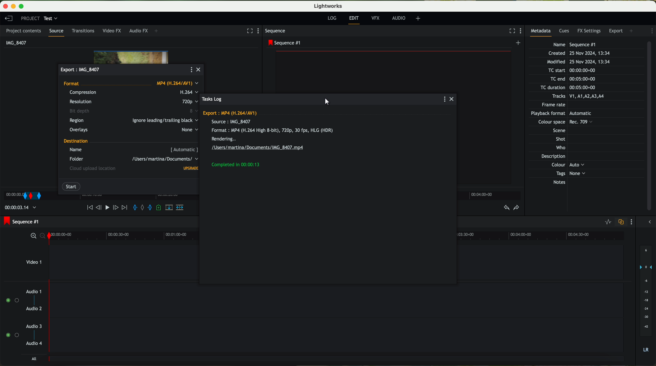 The width and height of the screenshot is (656, 366). What do you see at coordinates (135, 121) in the screenshot?
I see `region` at bounding box center [135, 121].